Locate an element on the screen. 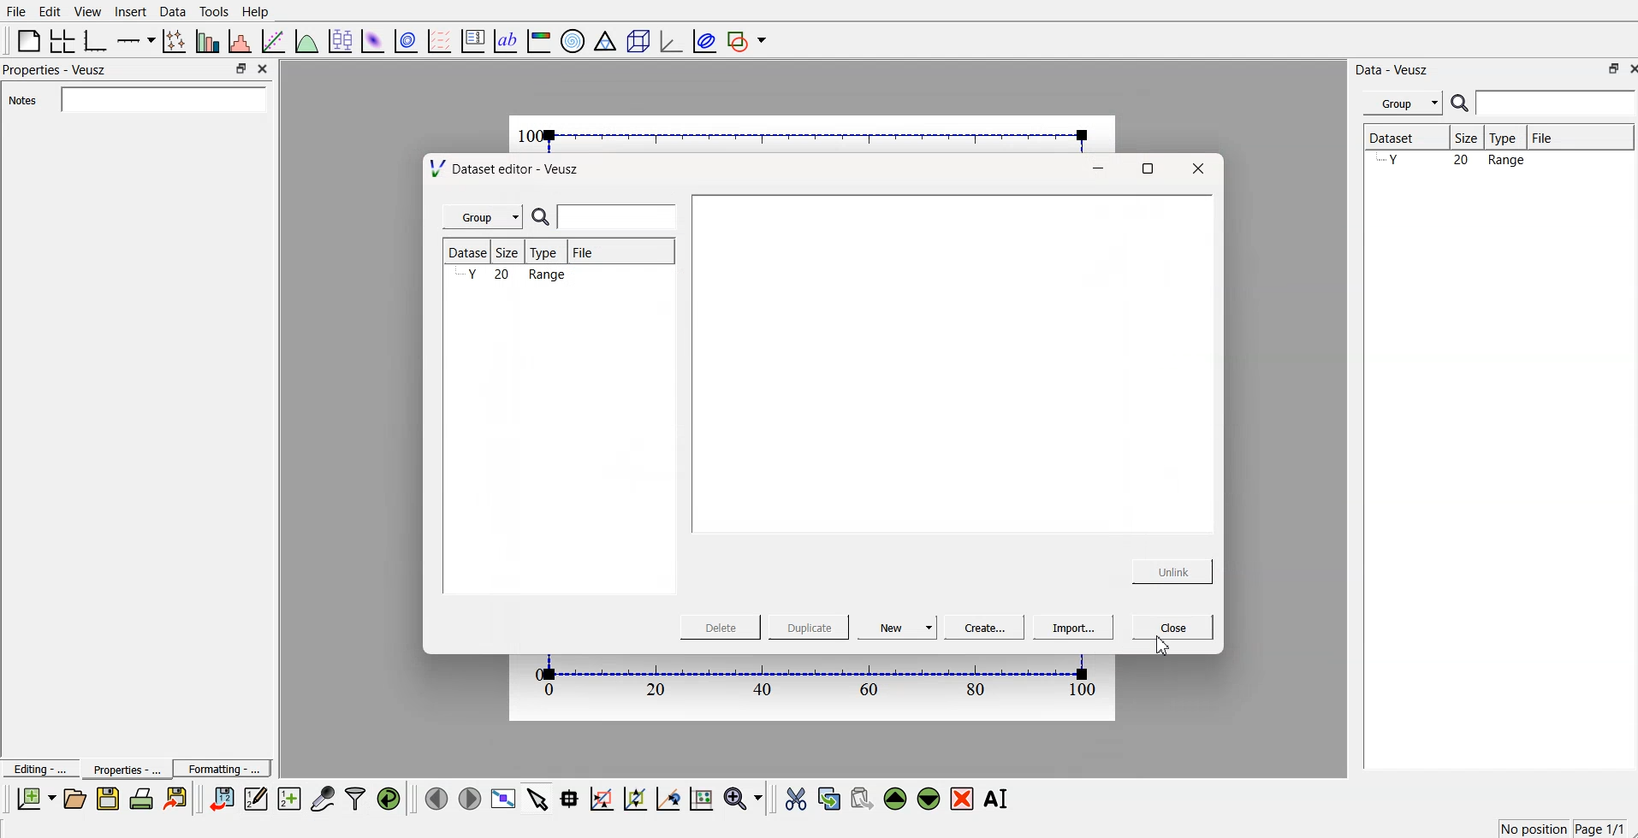 Image resolution: width=1638 pixels, height=838 pixels. Delete is located at coordinates (723, 627).